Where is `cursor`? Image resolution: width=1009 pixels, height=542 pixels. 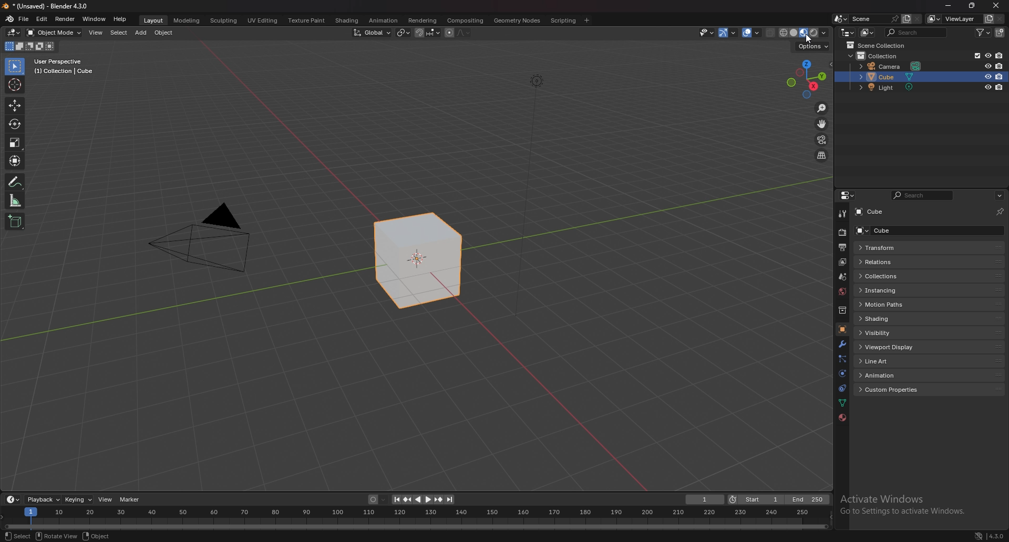 cursor is located at coordinates (14, 85).